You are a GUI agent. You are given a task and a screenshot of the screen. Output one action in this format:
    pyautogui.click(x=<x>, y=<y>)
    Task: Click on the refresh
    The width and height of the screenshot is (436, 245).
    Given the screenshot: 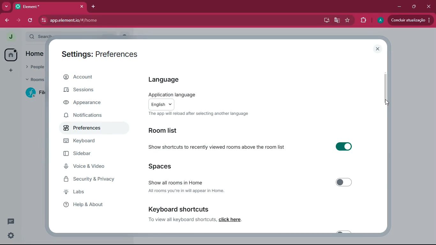 What is the action you would take?
    pyautogui.click(x=31, y=20)
    